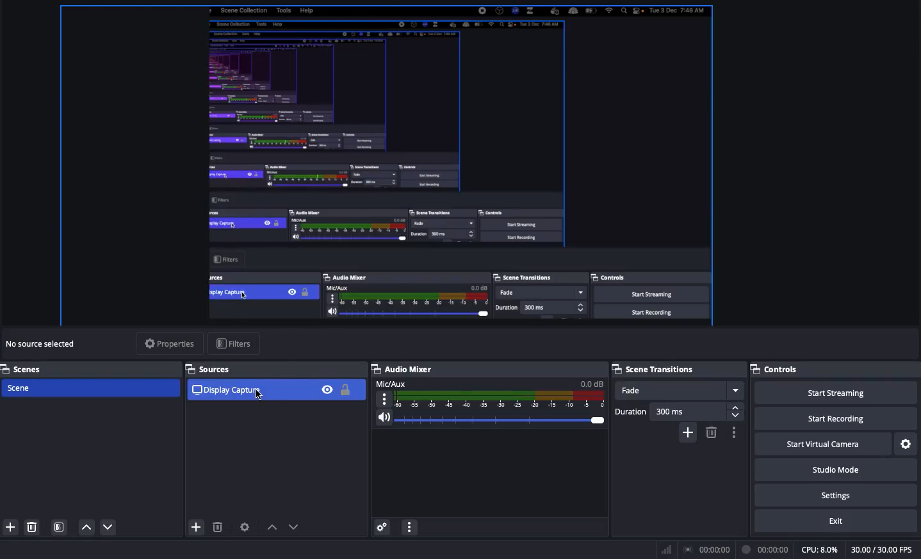 This screenshot has height=559, width=921. Describe the element at coordinates (906, 444) in the screenshot. I see `Settings` at that location.